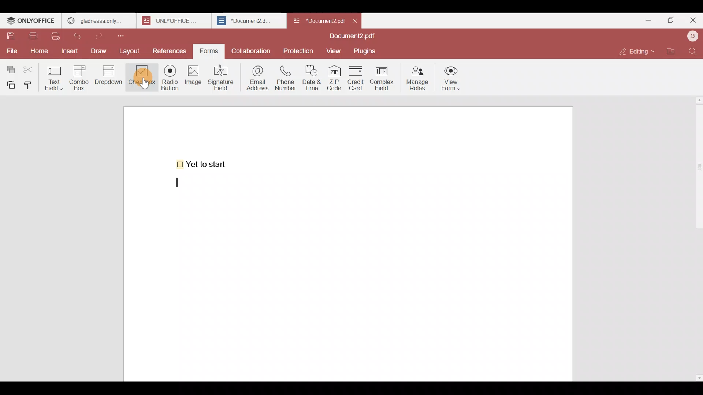 This screenshot has width=703, height=395. I want to click on Dropdown, so click(110, 78).